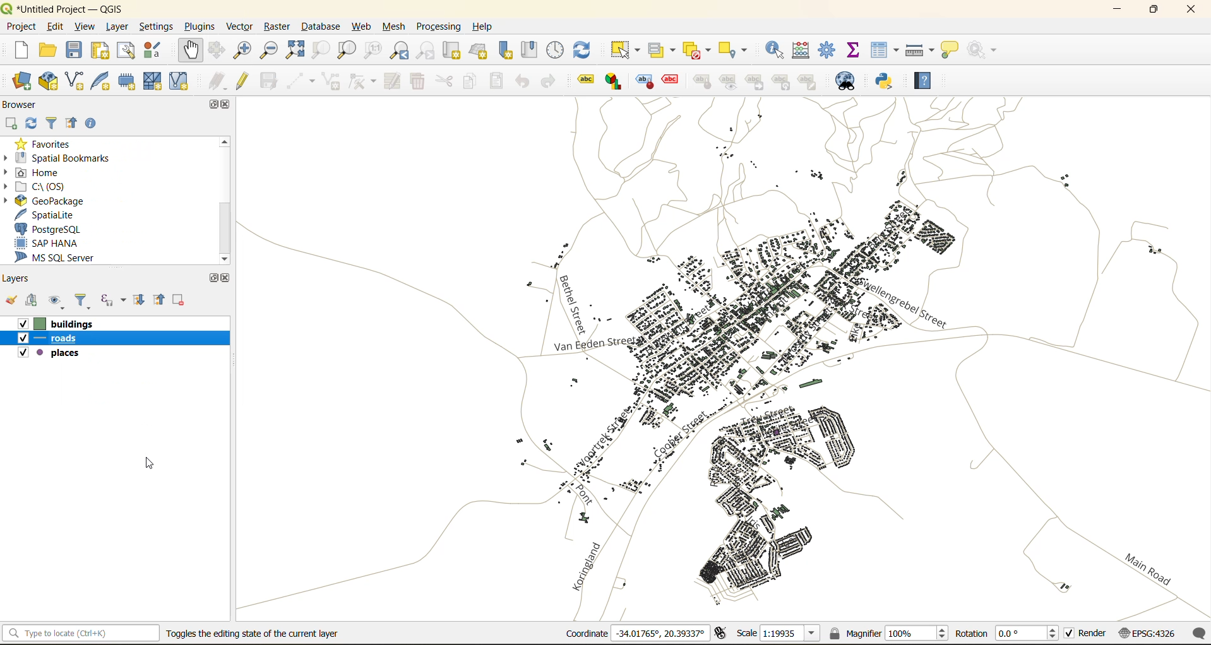 The height and width of the screenshot is (645, 1211). What do you see at coordinates (125, 53) in the screenshot?
I see `show layout` at bounding box center [125, 53].